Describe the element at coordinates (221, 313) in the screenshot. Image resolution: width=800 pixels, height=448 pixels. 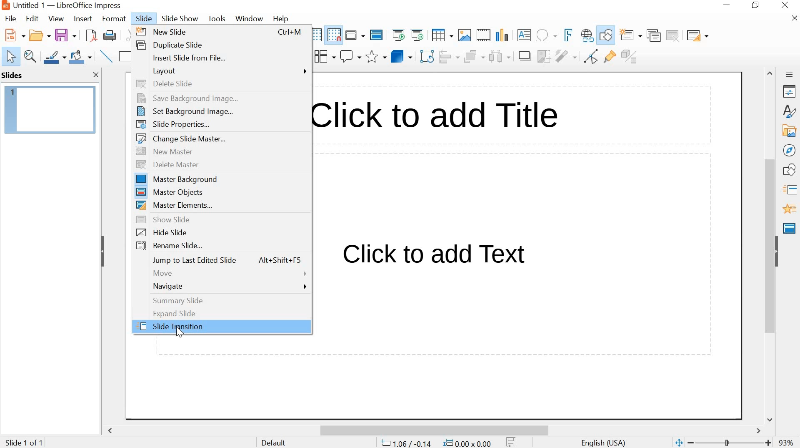
I see `EXPAND SLIDE` at that location.